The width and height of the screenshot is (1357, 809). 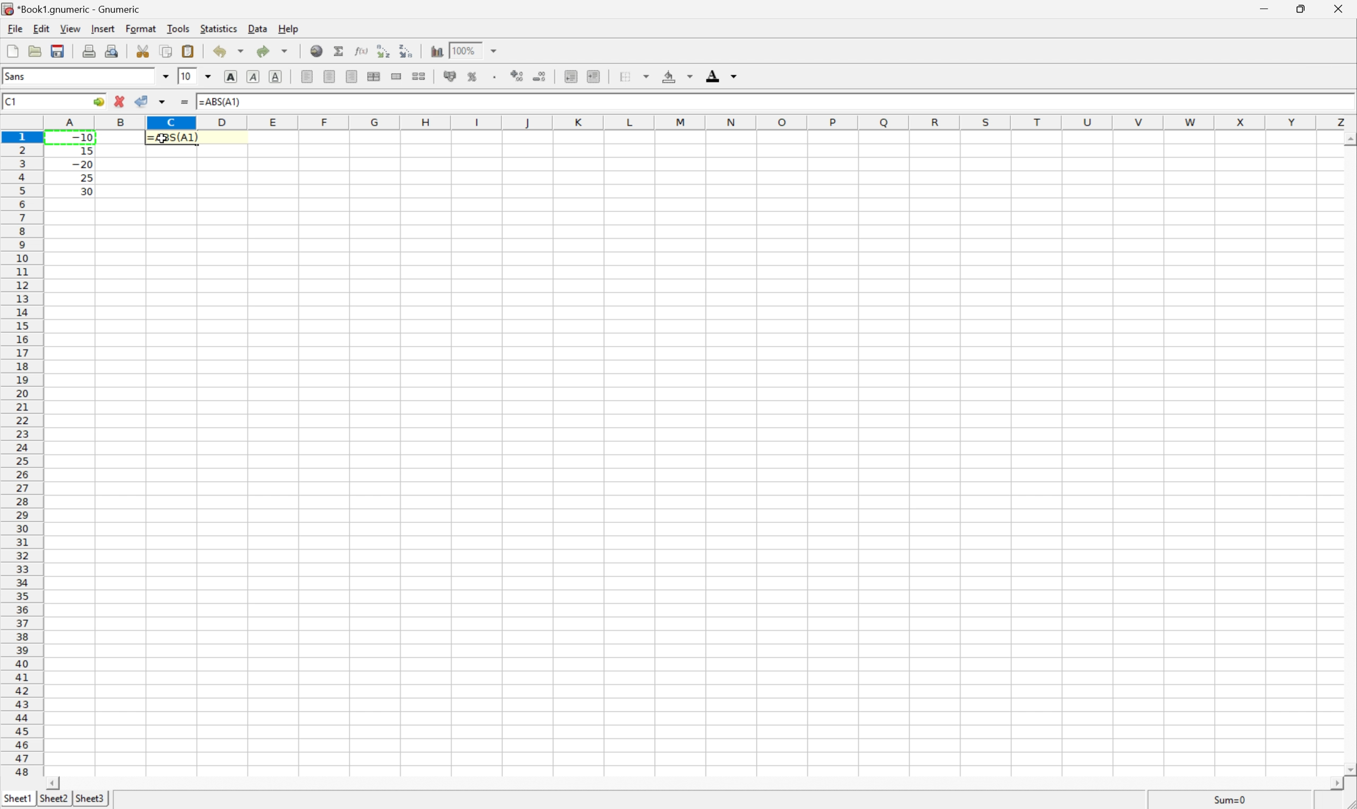 What do you see at coordinates (163, 140) in the screenshot?
I see `Cursor` at bounding box center [163, 140].